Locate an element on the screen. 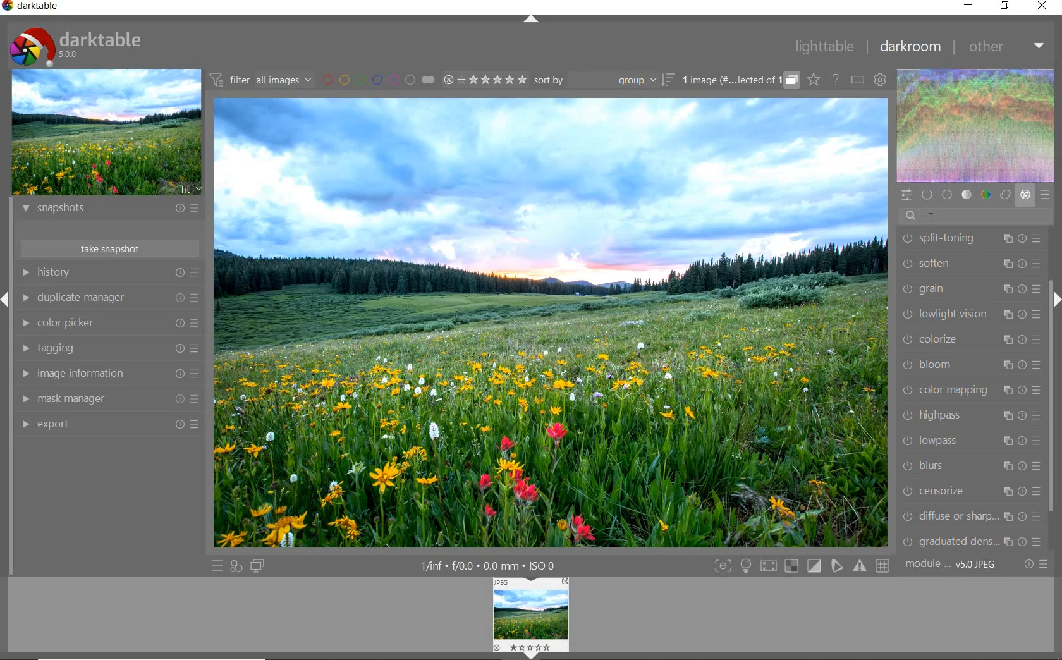 This screenshot has height=660, width=1062. mask manager is located at coordinates (109, 398).